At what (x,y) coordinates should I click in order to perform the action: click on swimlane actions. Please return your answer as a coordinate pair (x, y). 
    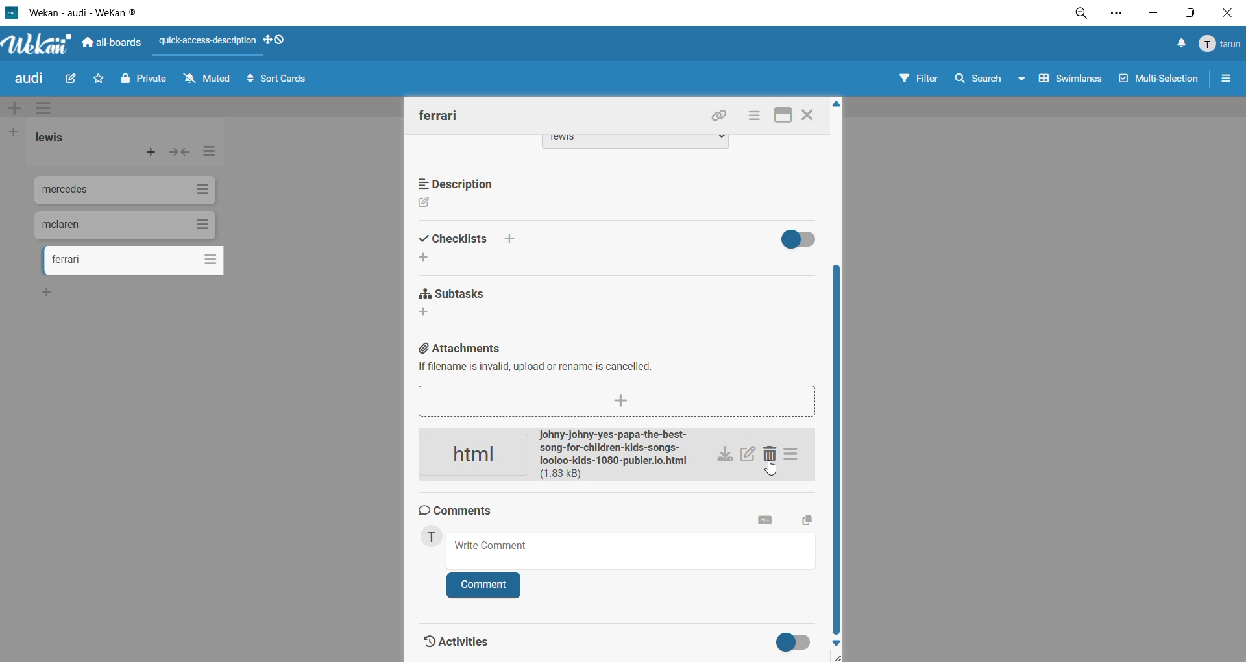
    Looking at the image, I should click on (47, 109).